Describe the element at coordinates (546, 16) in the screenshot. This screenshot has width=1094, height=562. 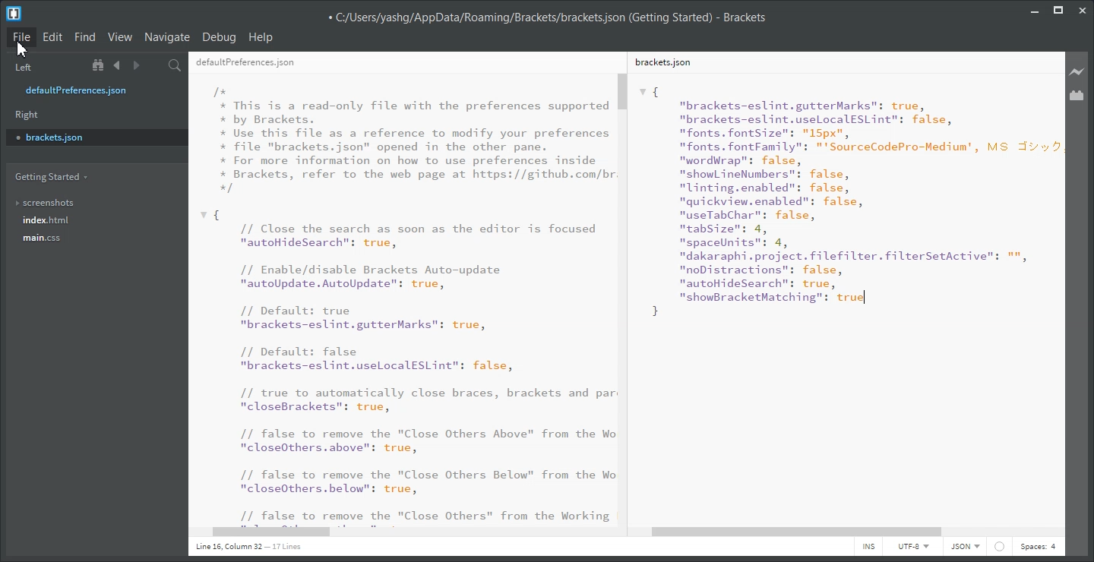
I see `C:/Users/yashg/AppData/Roaming/Brackets/brackets json (Getting Started) - Brackets` at that location.